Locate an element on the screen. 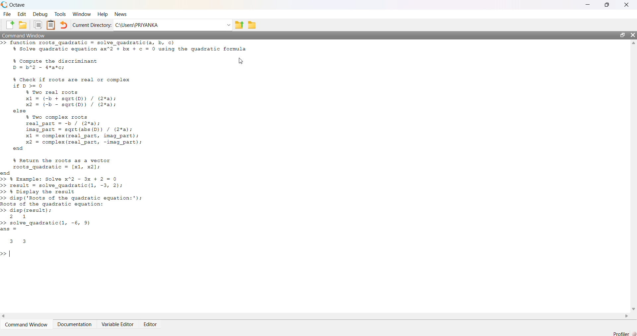  Minimize is located at coordinates (591, 5).